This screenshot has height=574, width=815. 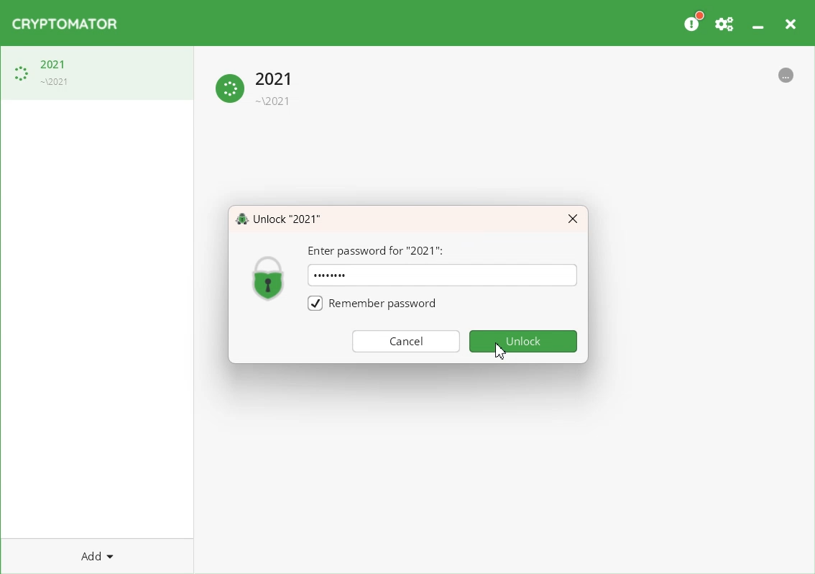 I want to click on Loading, so click(x=257, y=86).